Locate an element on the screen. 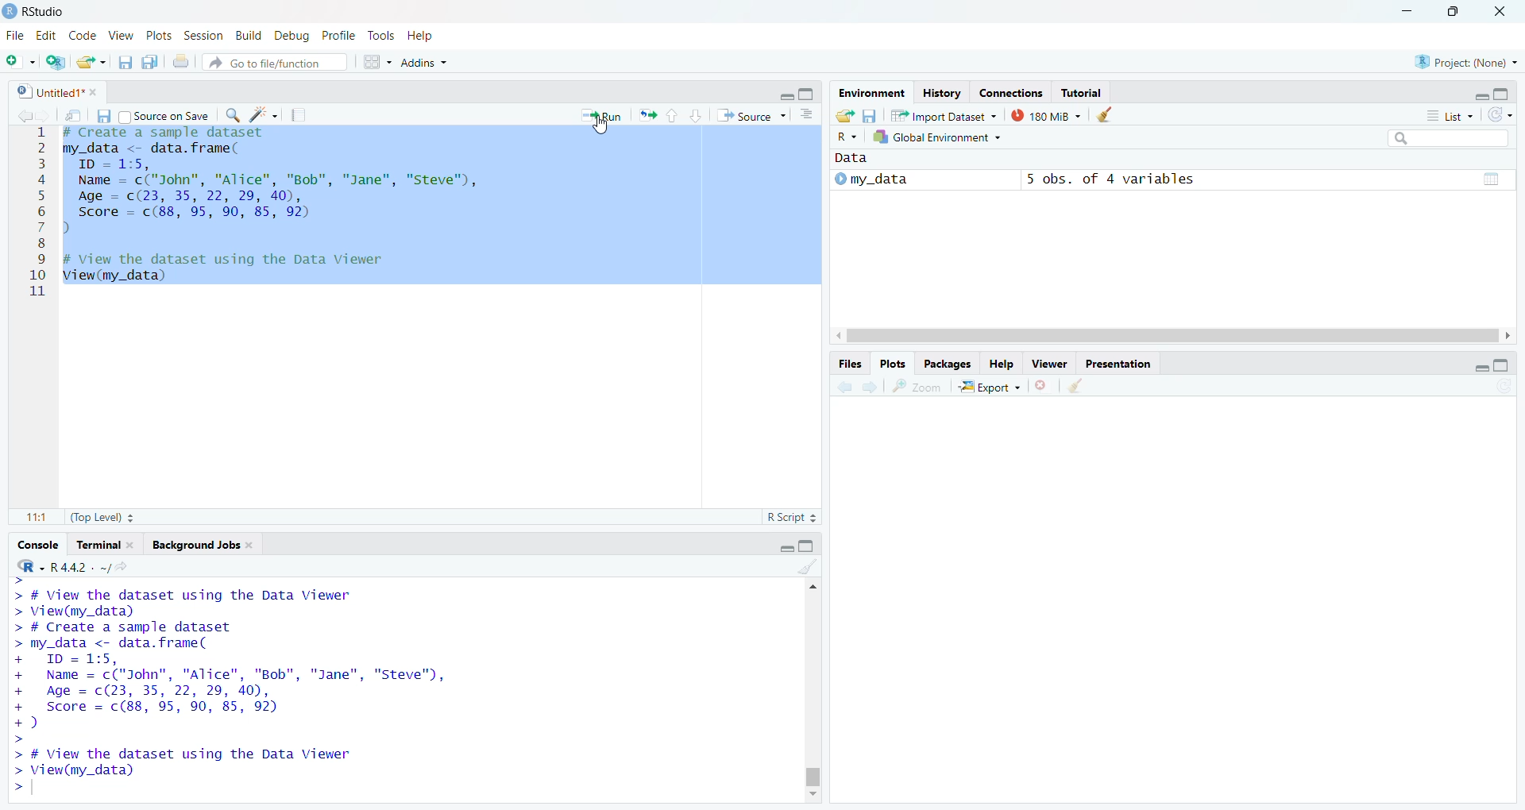 The image size is (1525, 810). Plots is located at coordinates (897, 364).